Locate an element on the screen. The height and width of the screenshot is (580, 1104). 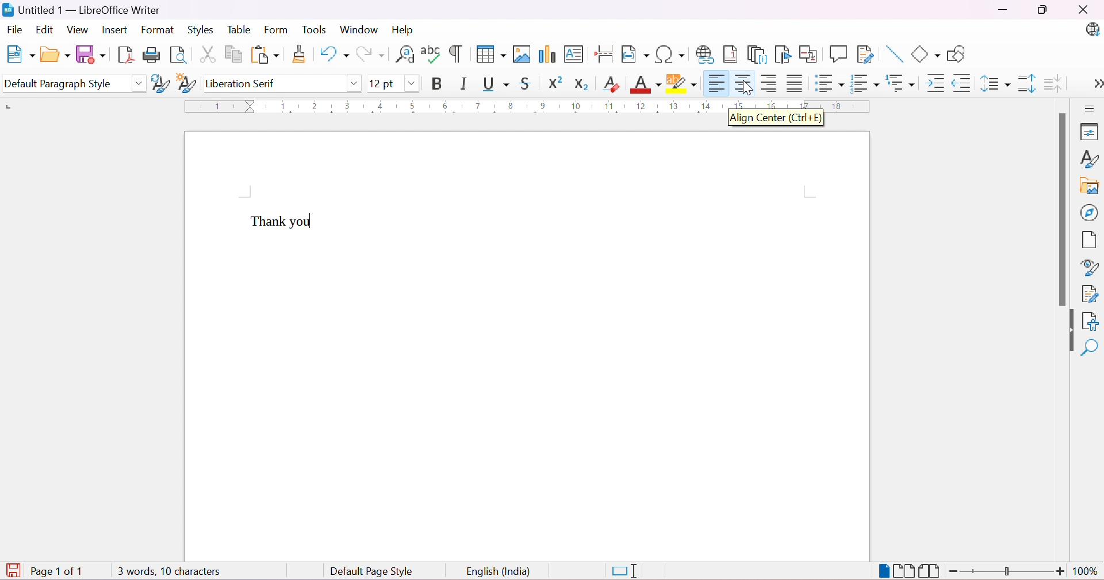
Insert Line is located at coordinates (892, 54).